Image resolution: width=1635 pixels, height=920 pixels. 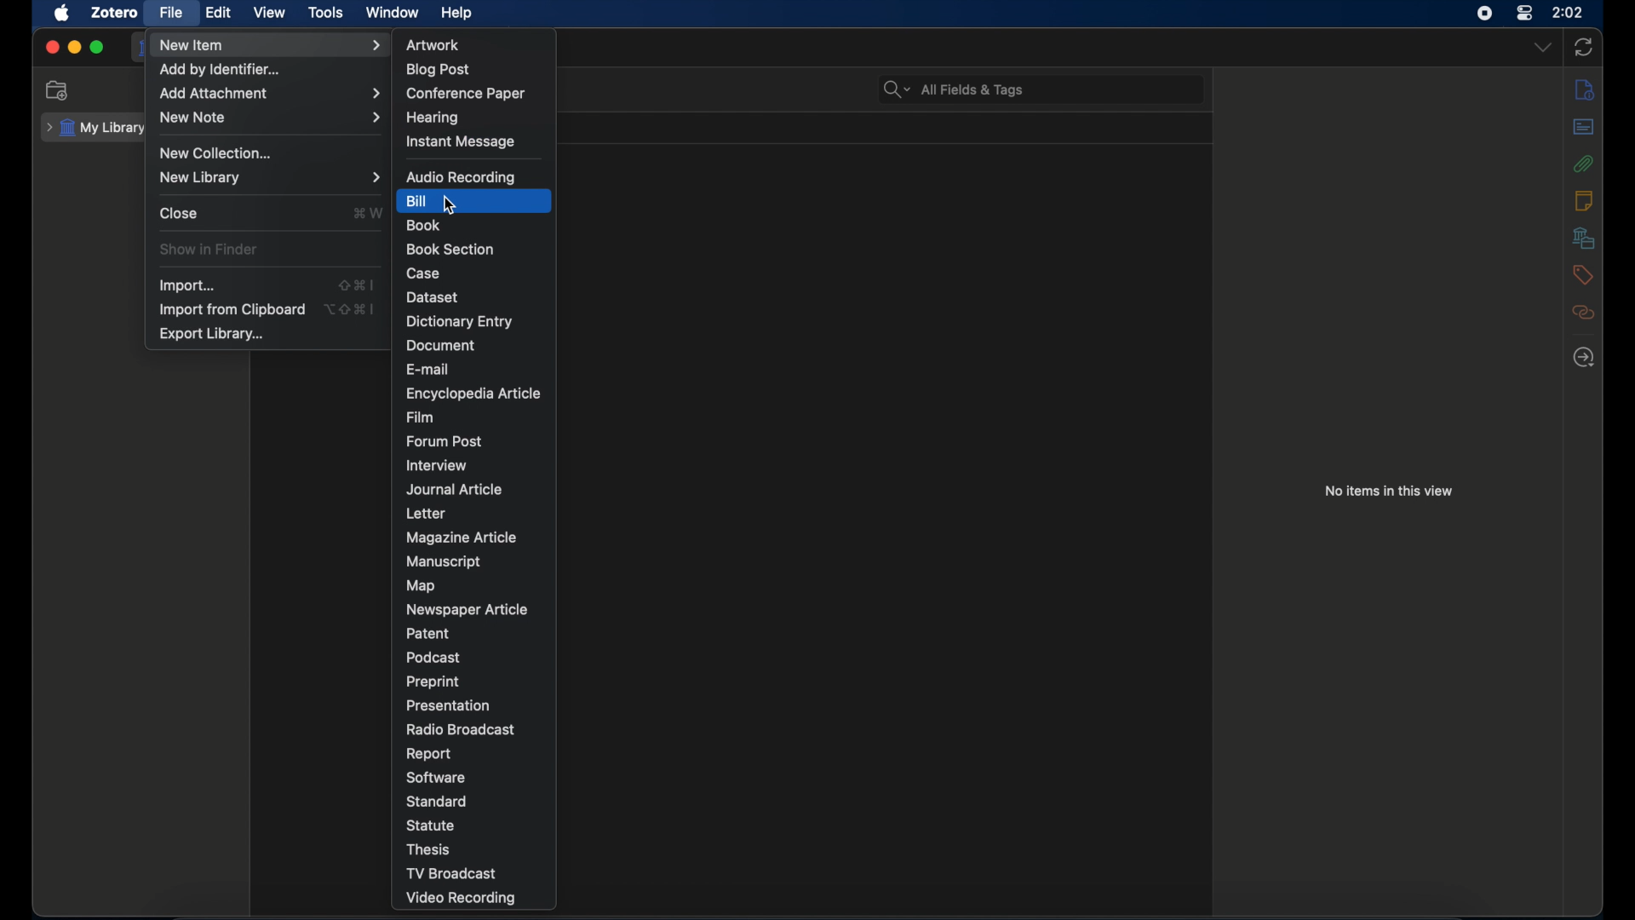 I want to click on sync, so click(x=1585, y=48).